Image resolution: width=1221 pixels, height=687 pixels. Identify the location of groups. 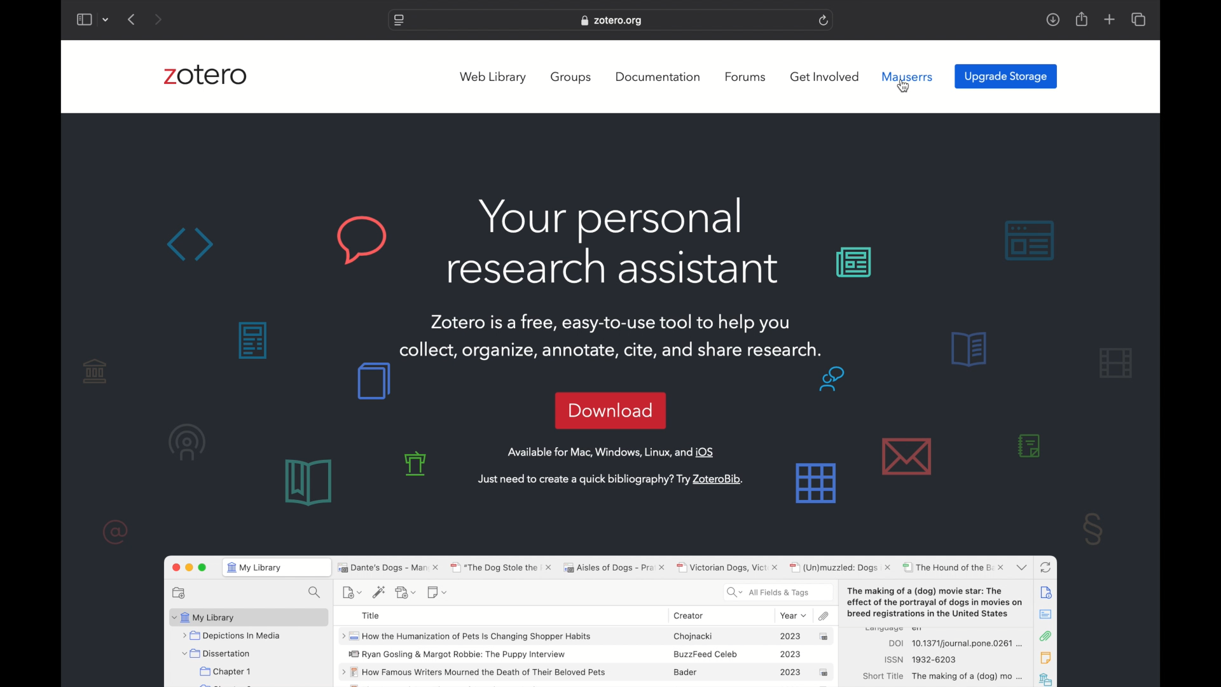
(572, 78).